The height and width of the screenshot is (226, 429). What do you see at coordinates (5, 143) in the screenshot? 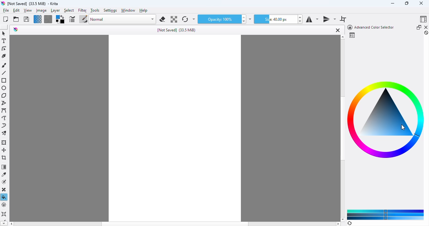
I see `transform a layer or a selection` at bounding box center [5, 143].